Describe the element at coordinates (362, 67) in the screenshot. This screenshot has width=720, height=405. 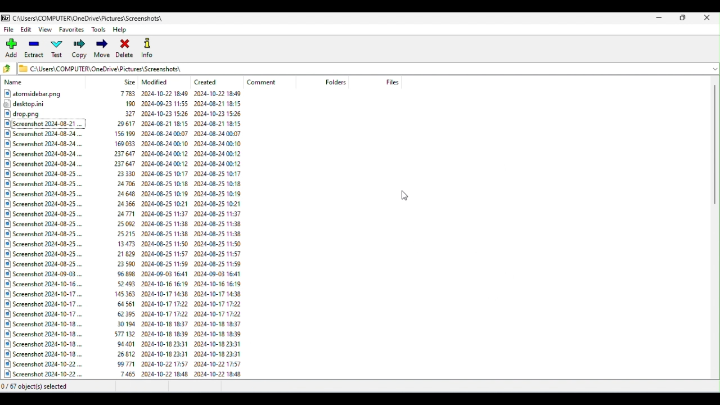
I see `File address bar` at that location.